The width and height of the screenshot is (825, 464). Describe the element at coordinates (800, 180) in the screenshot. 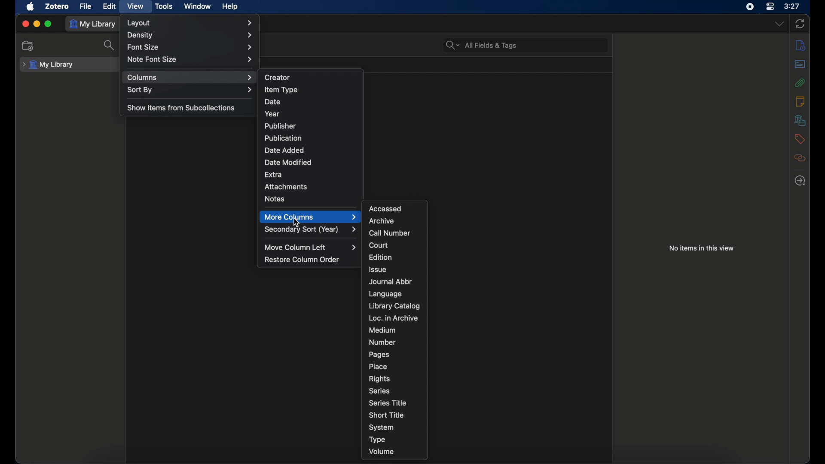

I see `locate` at that location.